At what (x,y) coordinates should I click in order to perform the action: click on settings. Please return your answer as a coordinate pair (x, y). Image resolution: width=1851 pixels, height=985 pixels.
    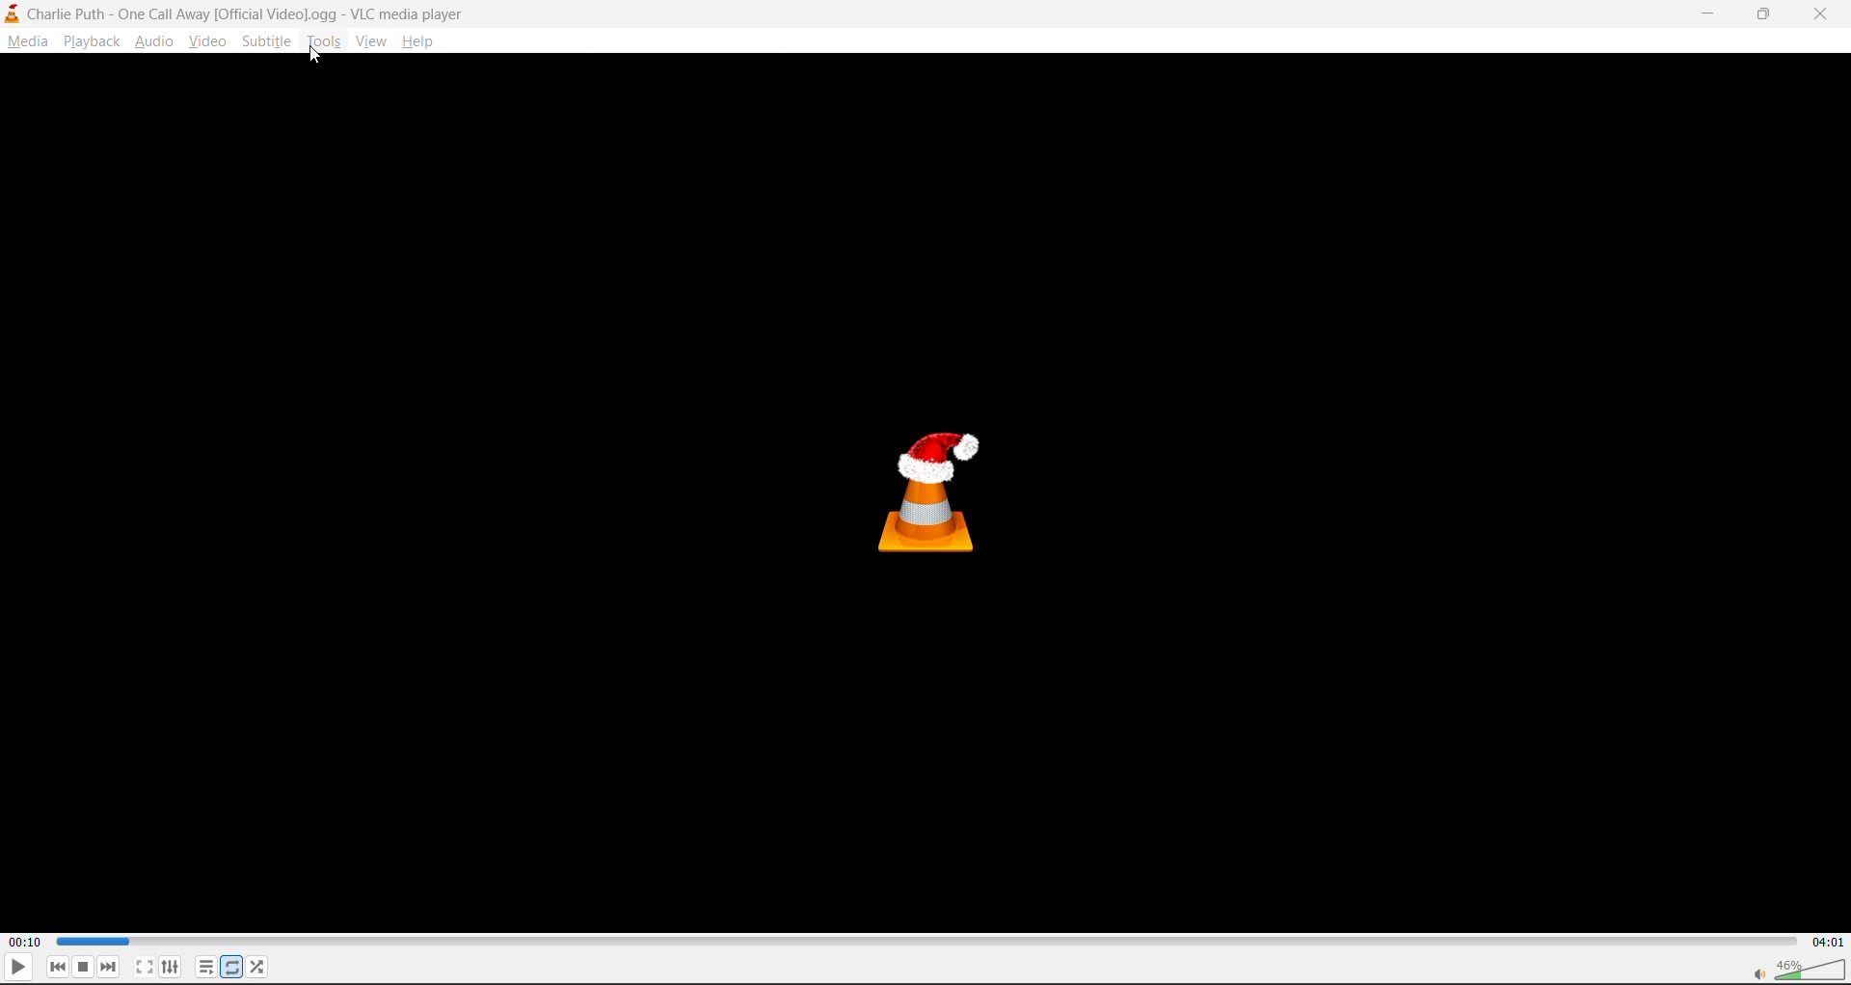
    Looking at the image, I should click on (173, 965).